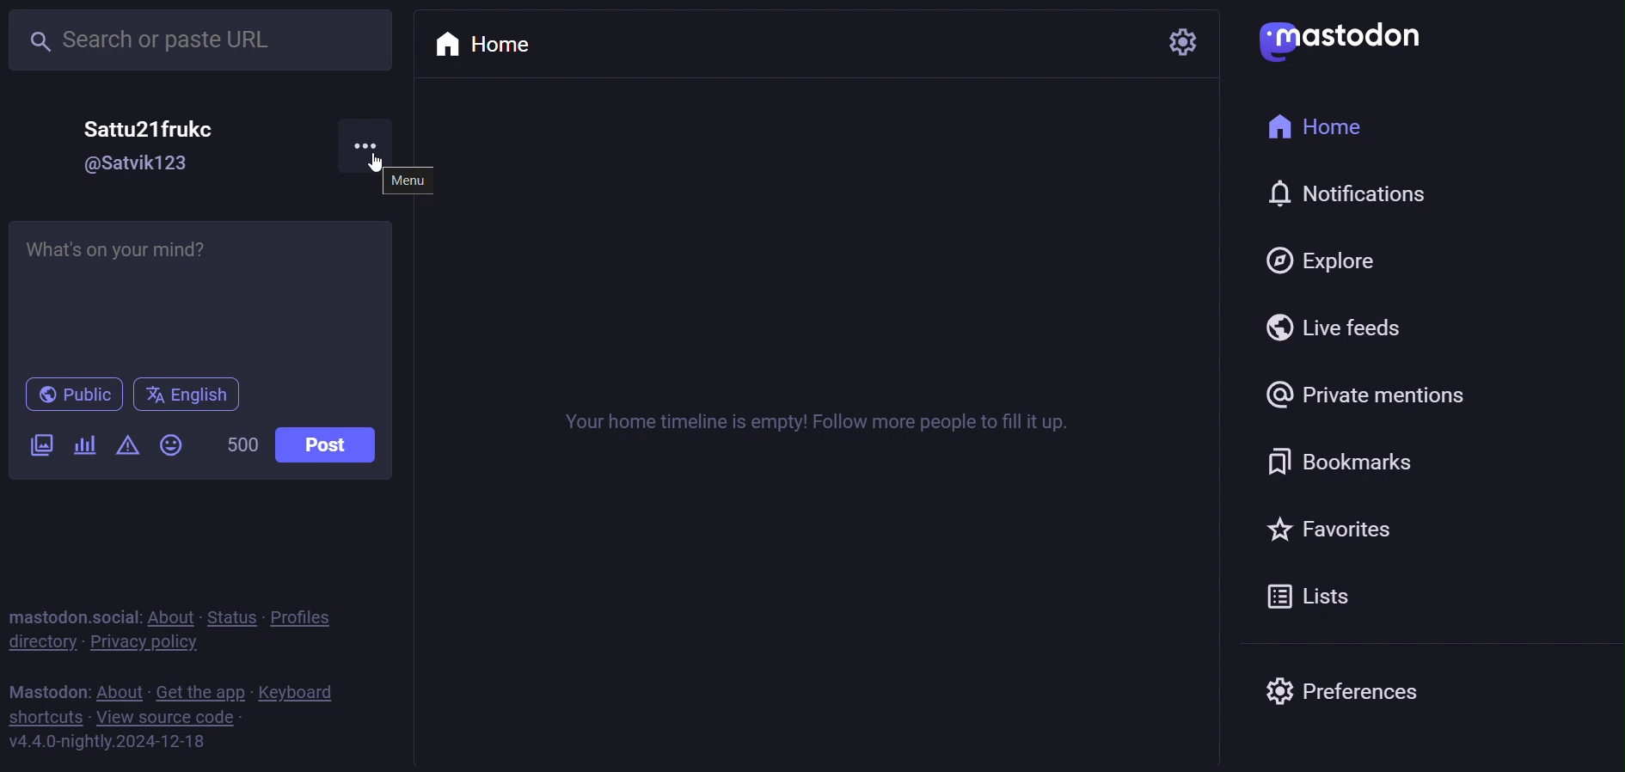 The image size is (1625, 772). Describe the element at coordinates (356, 168) in the screenshot. I see `cursor` at that location.